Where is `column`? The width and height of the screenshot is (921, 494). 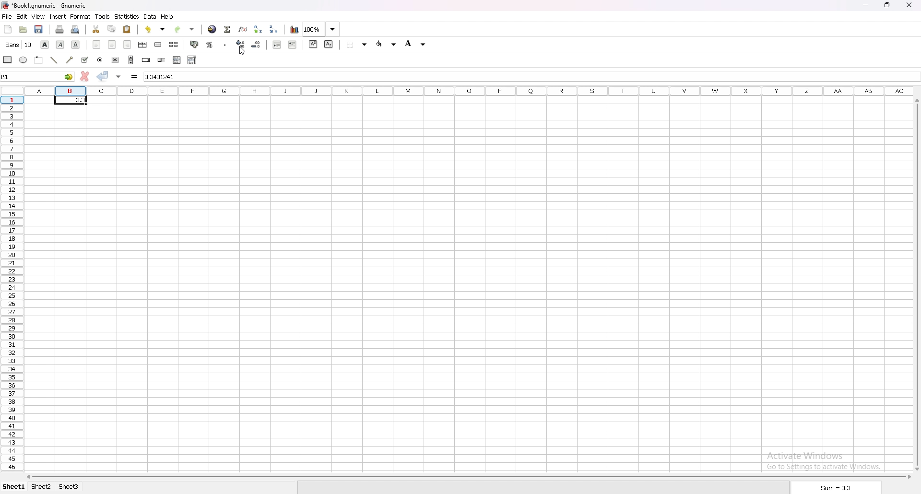 column is located at coordinates (470, 91).